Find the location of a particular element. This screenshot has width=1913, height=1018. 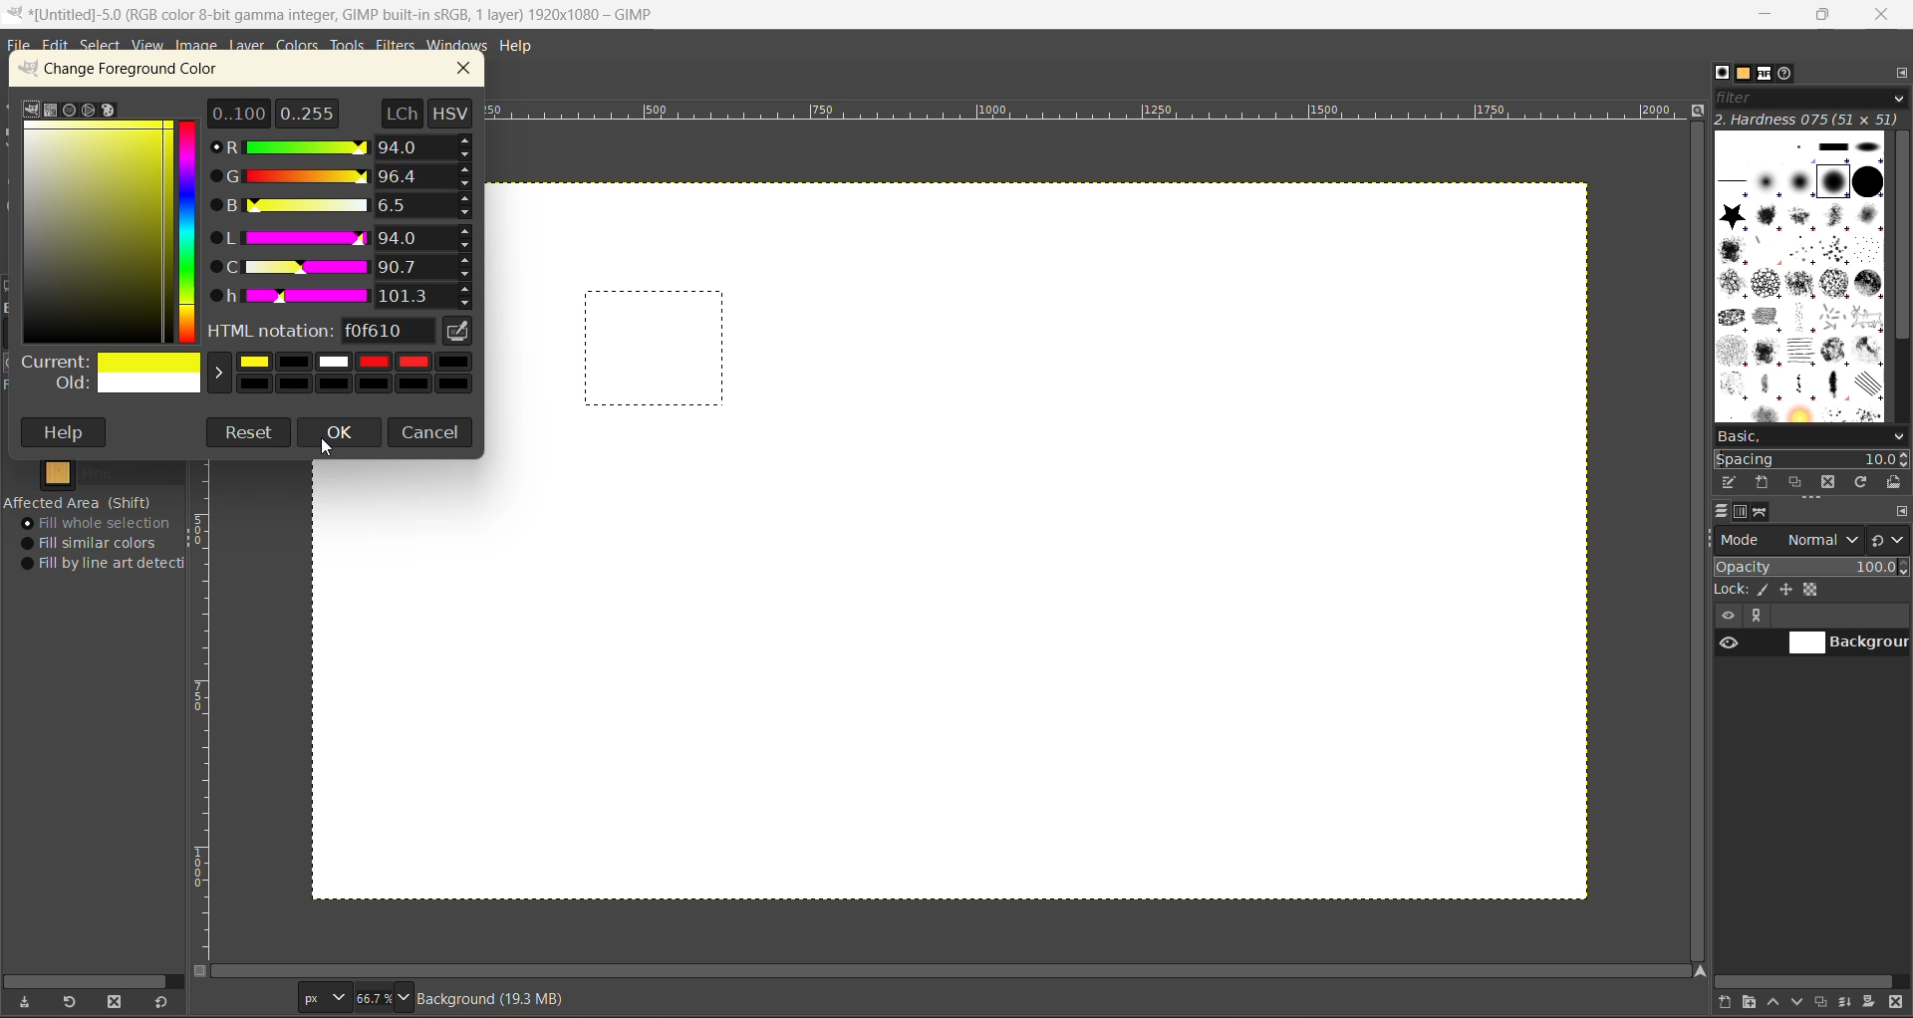

color scales is located at coordinates (346, 222).